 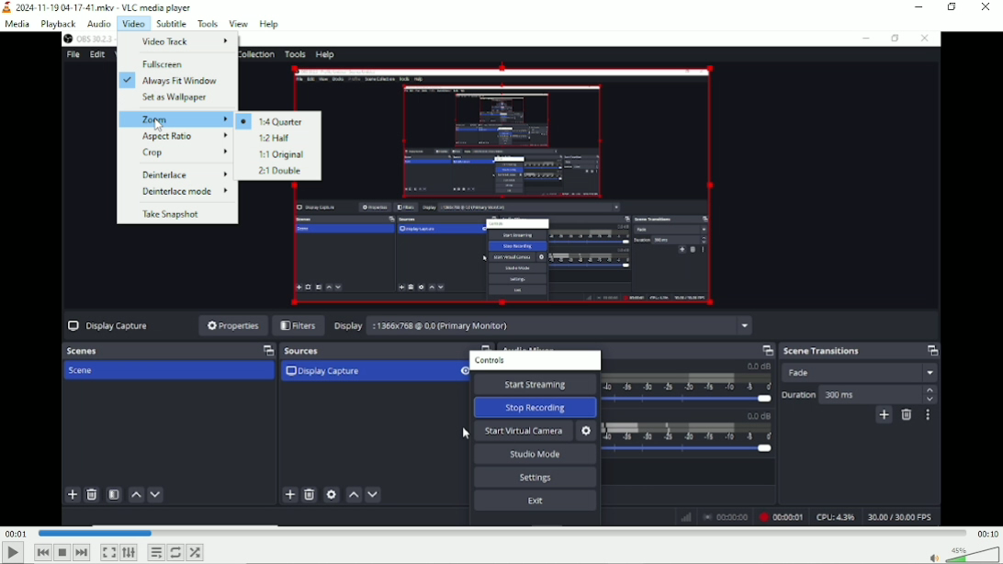 I want to click on Always fit window, so click(x=171, y=79).